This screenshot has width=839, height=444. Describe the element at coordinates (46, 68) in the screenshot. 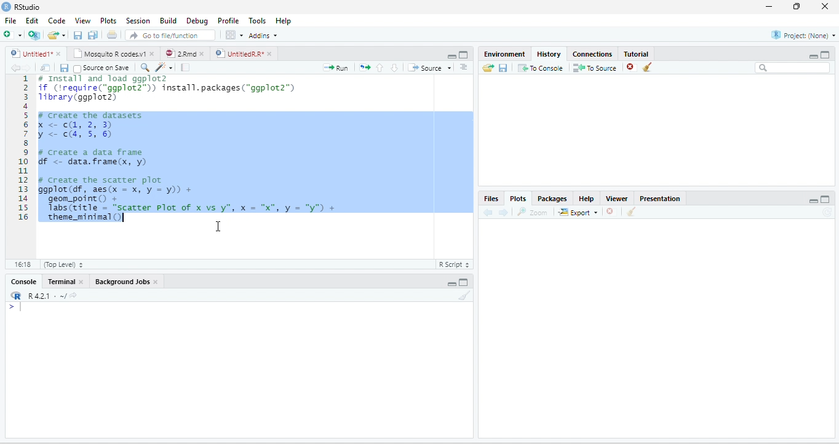

I see `Show in new window` at that location.